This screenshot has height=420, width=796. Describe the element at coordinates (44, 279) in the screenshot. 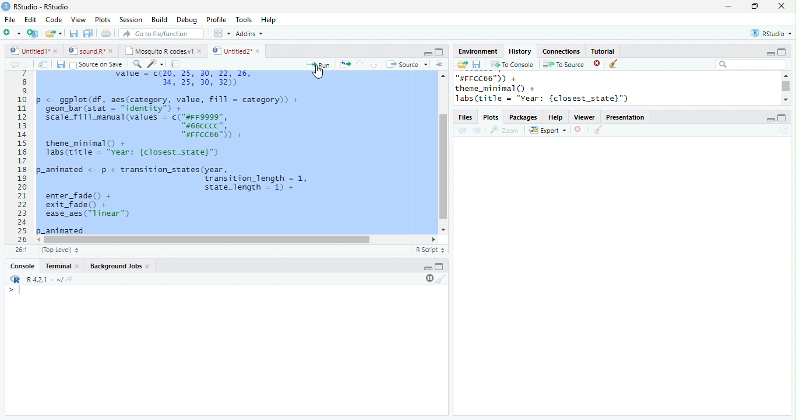

I see `R.4.2.1 . ~` at that location.